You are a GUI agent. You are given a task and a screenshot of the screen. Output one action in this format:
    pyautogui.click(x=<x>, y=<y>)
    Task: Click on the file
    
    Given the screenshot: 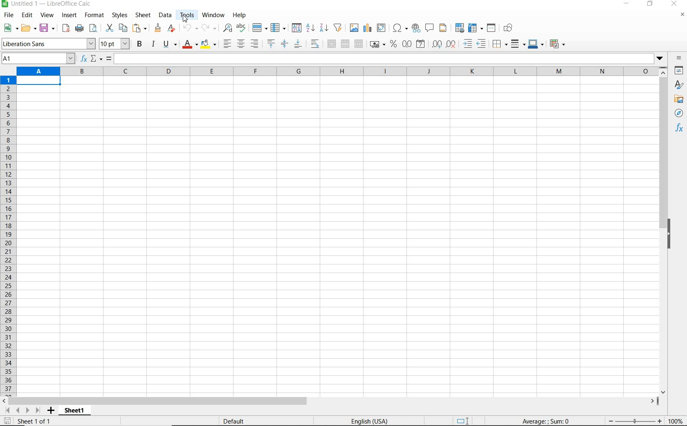 What is the action you would take?
    pyautogui.click(x=9, y=15)
    